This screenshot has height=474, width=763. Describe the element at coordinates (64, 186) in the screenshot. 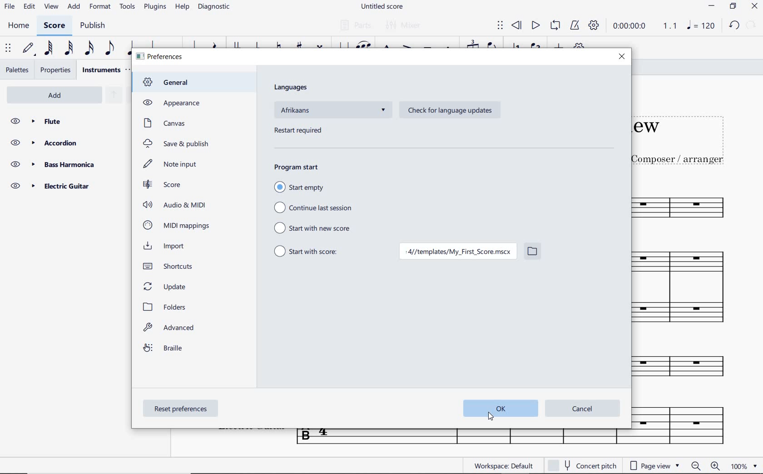

I see `electric guitar` at that location.